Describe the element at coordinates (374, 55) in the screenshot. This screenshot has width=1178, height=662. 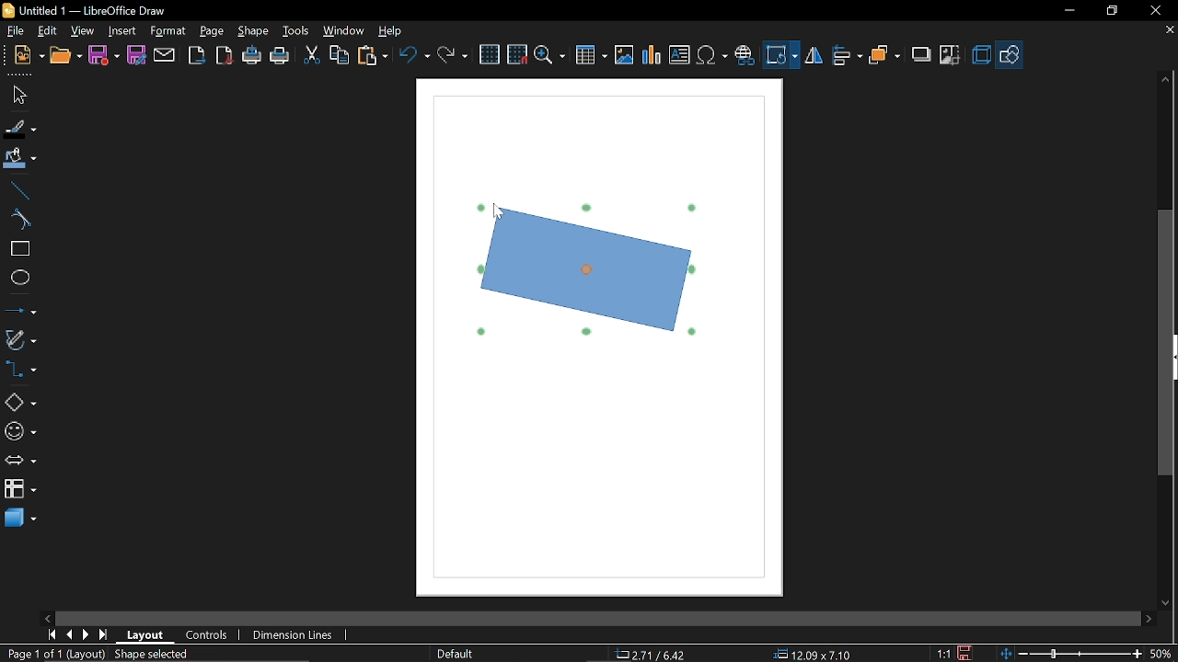
I see `paste` at that location.